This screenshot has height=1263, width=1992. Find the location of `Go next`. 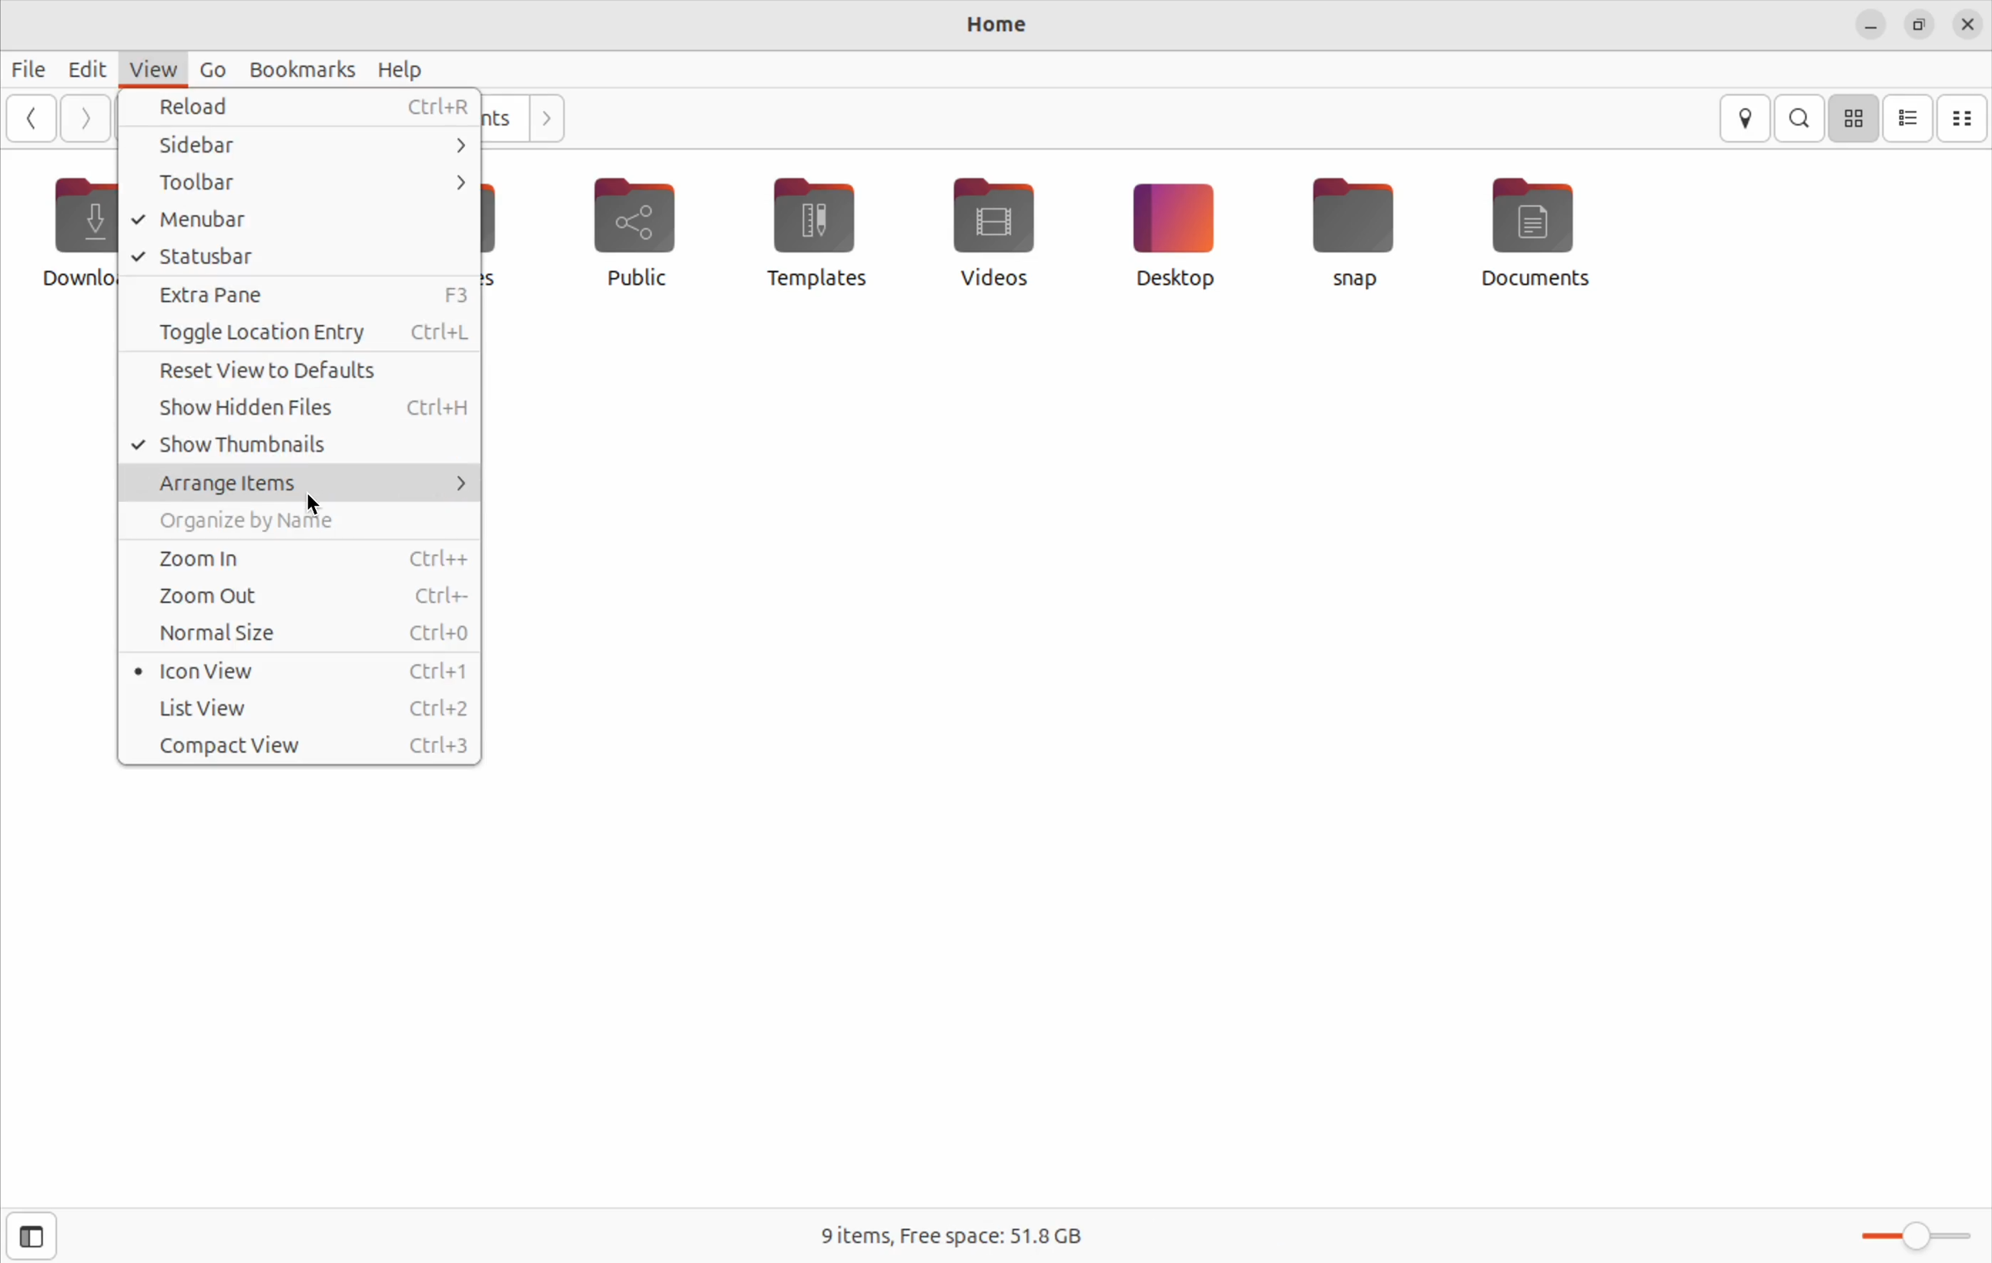

Go next is located at coordinates (85, 118).